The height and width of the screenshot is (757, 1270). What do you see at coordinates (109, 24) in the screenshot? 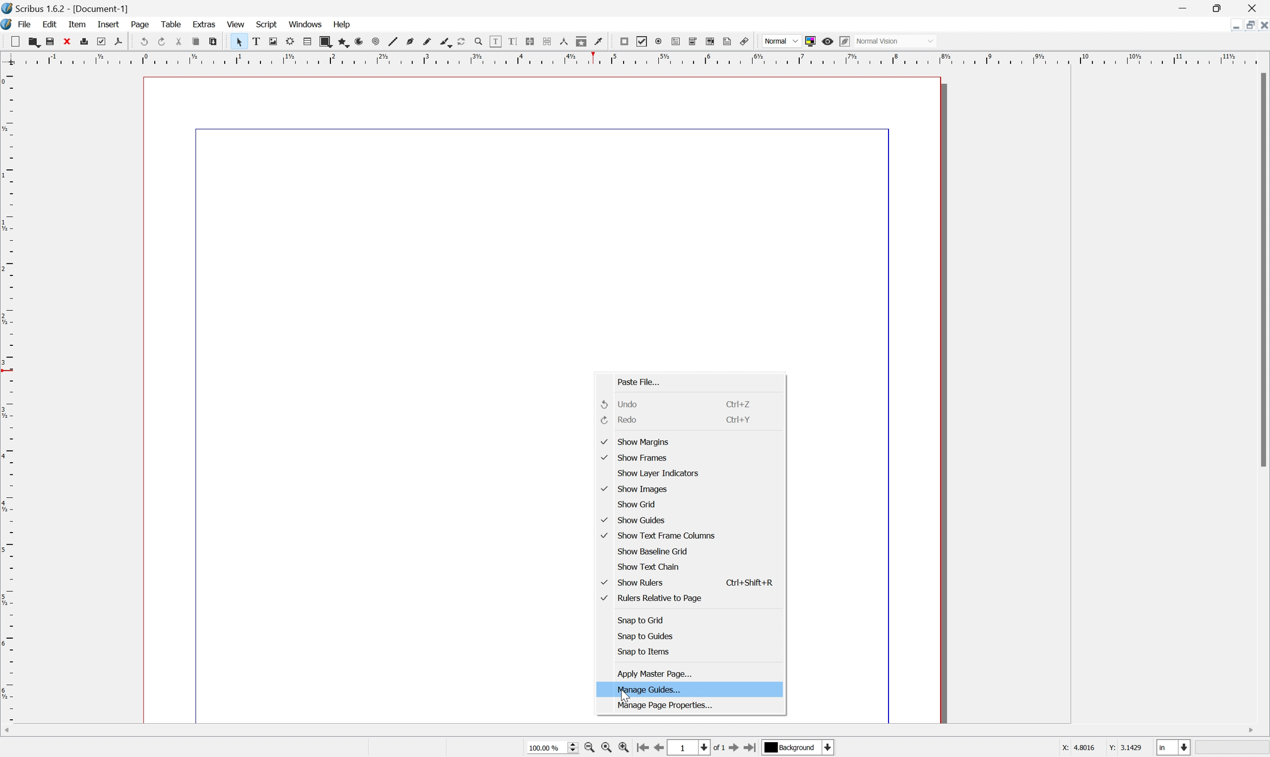
I see `insert` at bounding box center [109, 24].